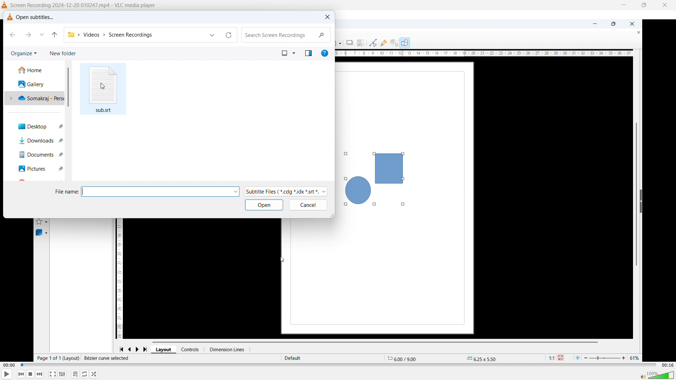  What do you see at coordinates (147, 348) in the screenshot?
I see `last page` at bounding box center [147, 348].